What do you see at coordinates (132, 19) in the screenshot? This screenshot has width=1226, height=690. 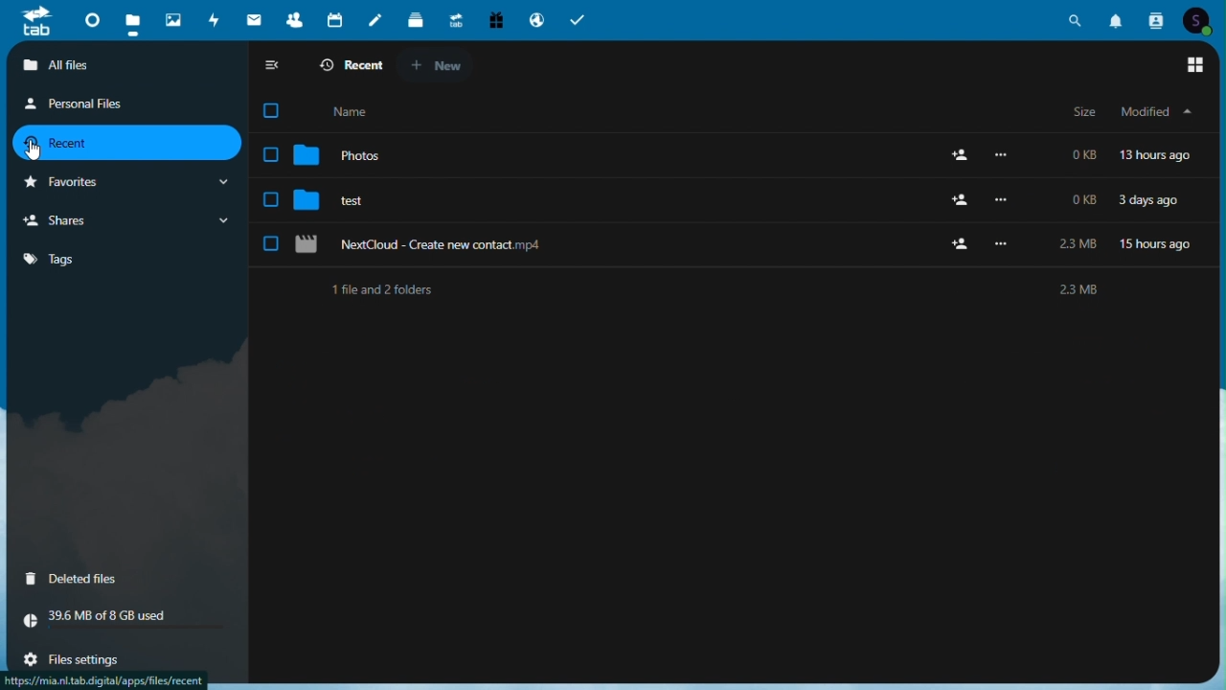 I see `files` at bounding box center [132, 19].